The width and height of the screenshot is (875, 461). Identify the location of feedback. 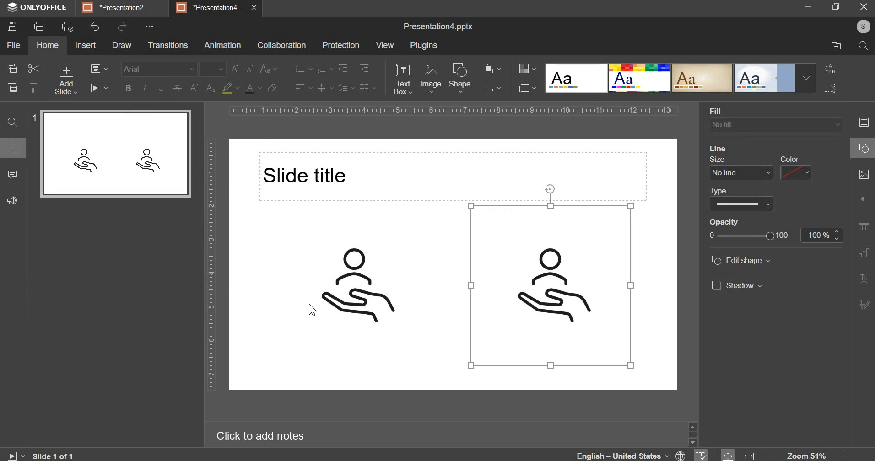
(13, 200).